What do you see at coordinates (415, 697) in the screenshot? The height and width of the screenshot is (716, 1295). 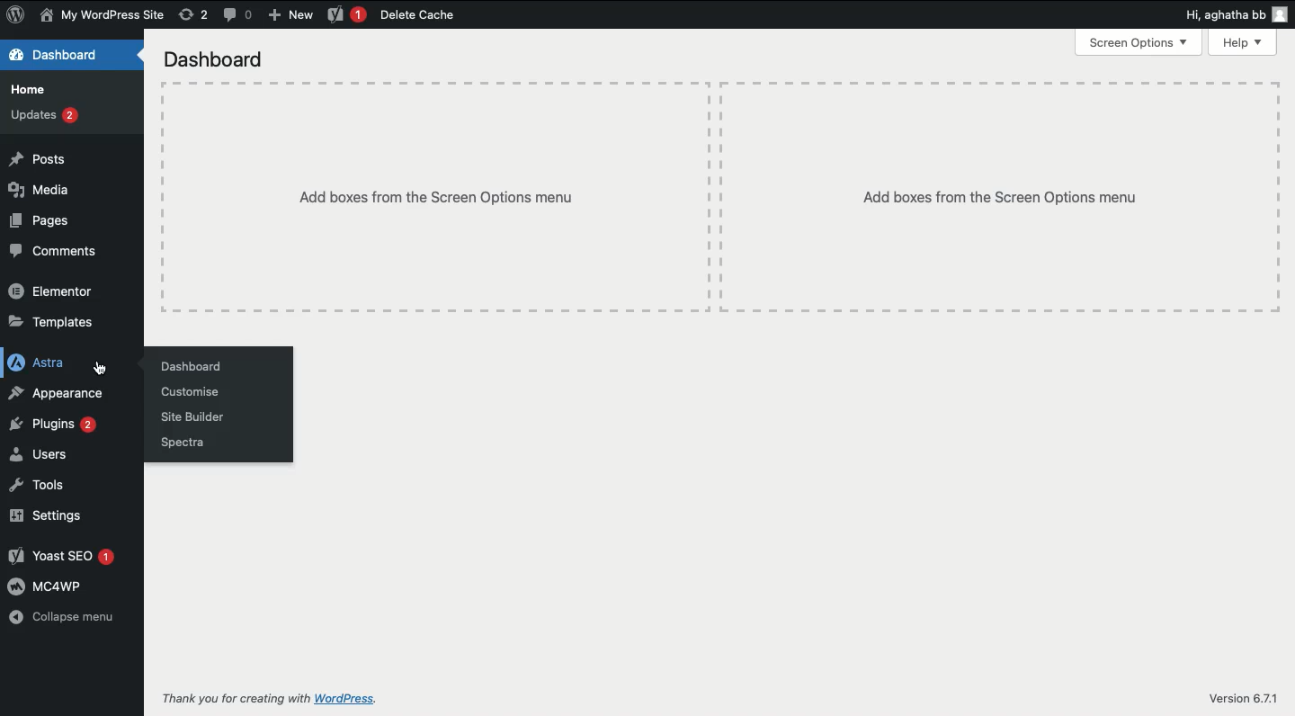 I see `WordPress` at bounding box center [415, 697].